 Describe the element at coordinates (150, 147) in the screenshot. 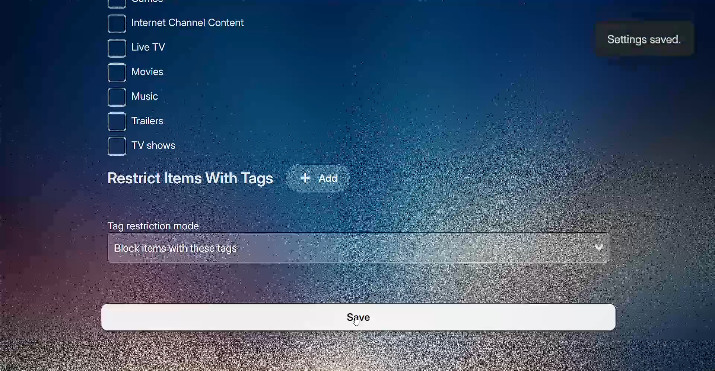

I see `TV shows` at that location.